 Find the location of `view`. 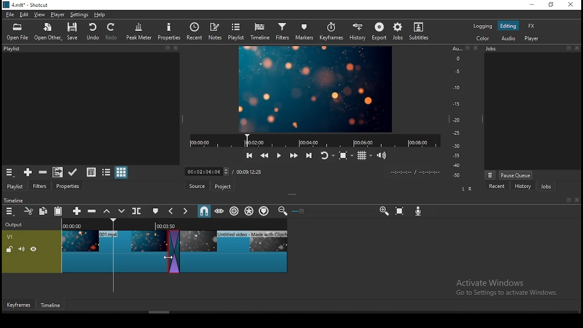

view is located at coordinates (39, 14).